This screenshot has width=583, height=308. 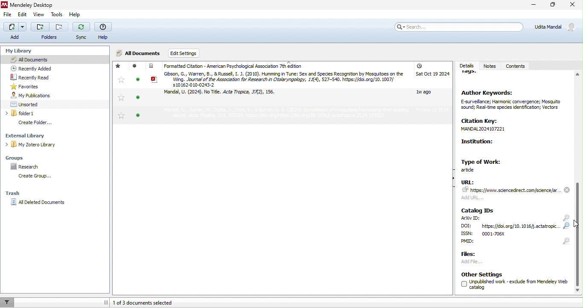 What do you see at coordinates (511, 281) in the screenshot?
I see `Other Settings
() Unpublished work -exchude from Mendeley Web
catalog` at bounding box center [511, 281].